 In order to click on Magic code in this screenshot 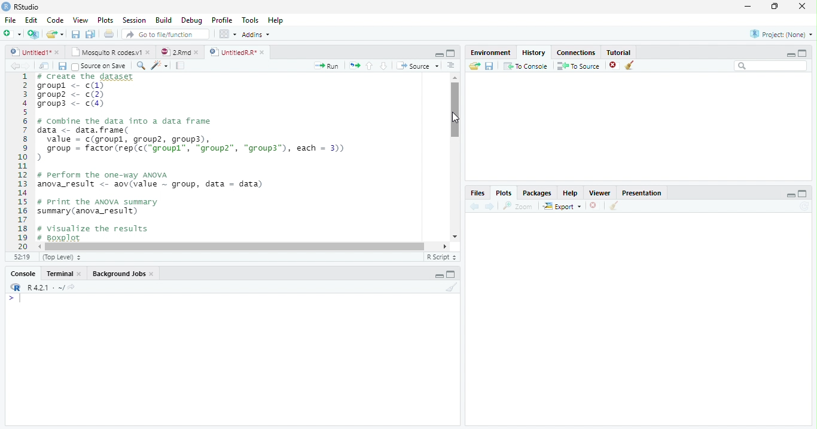, I will do `click(160, 66)`.